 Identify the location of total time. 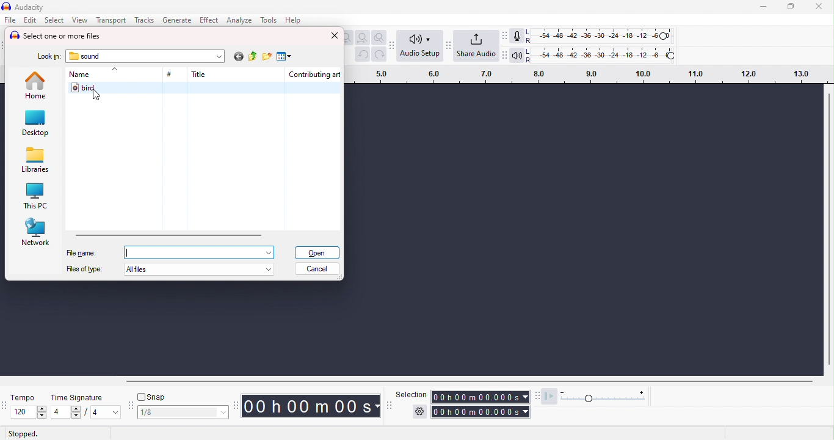
(482, 412).